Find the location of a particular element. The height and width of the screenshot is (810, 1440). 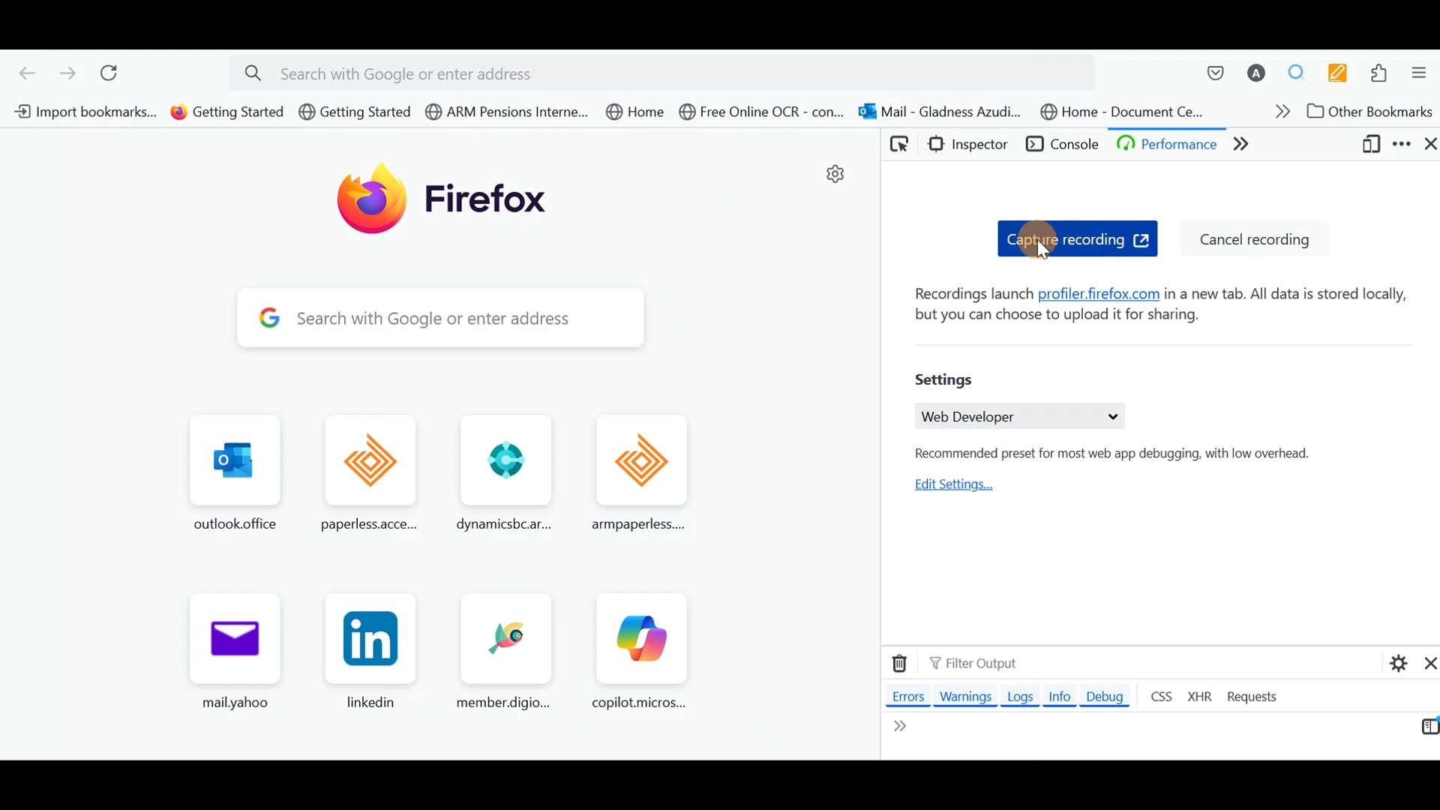

Settings is located at coordinates (961, 377).